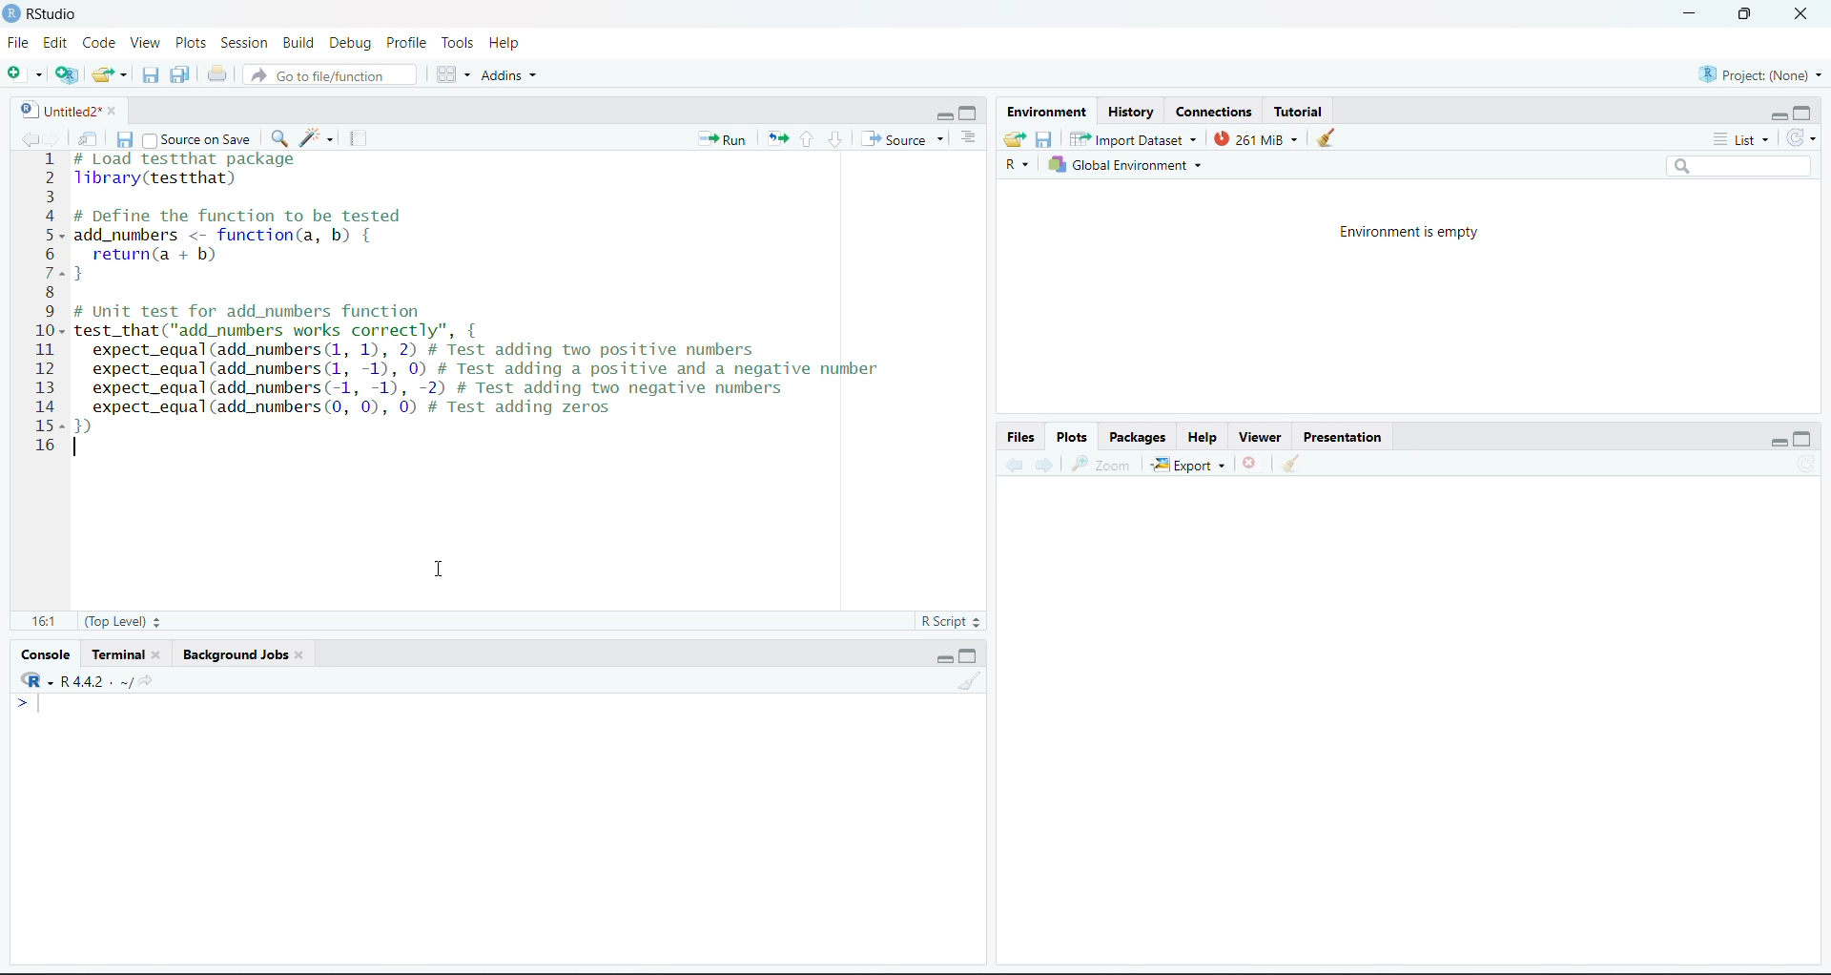 This screenshot has height=975, width=1831. I want to click on Clear workspace, so click(971, 682).